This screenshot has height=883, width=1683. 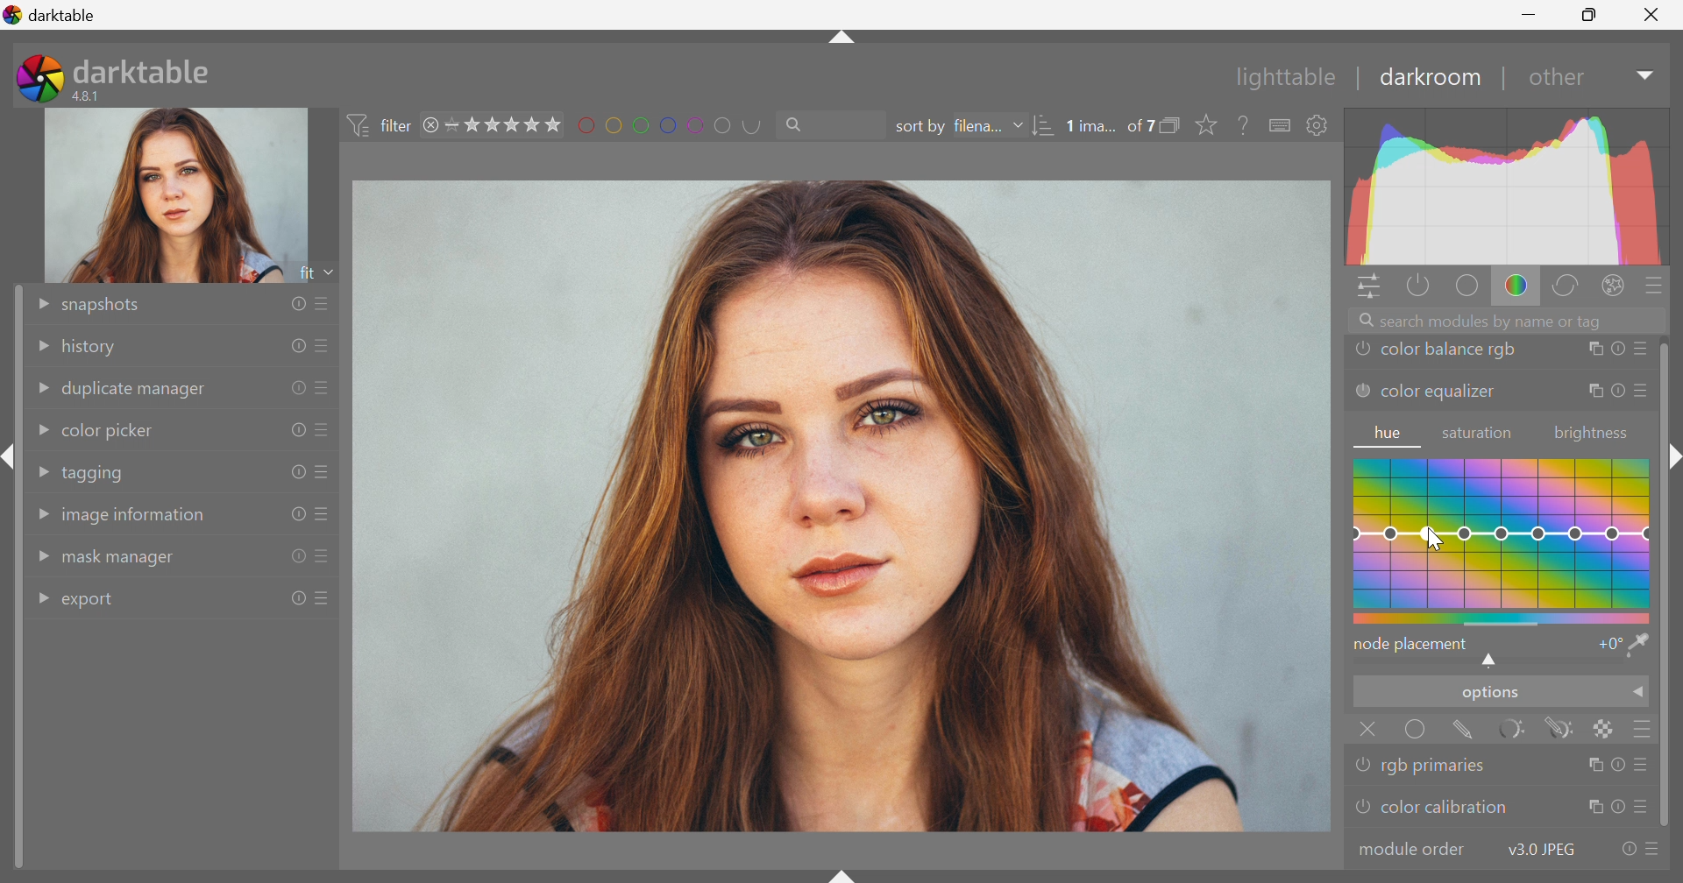 I want to click on reset, so click(x=295, y=515).